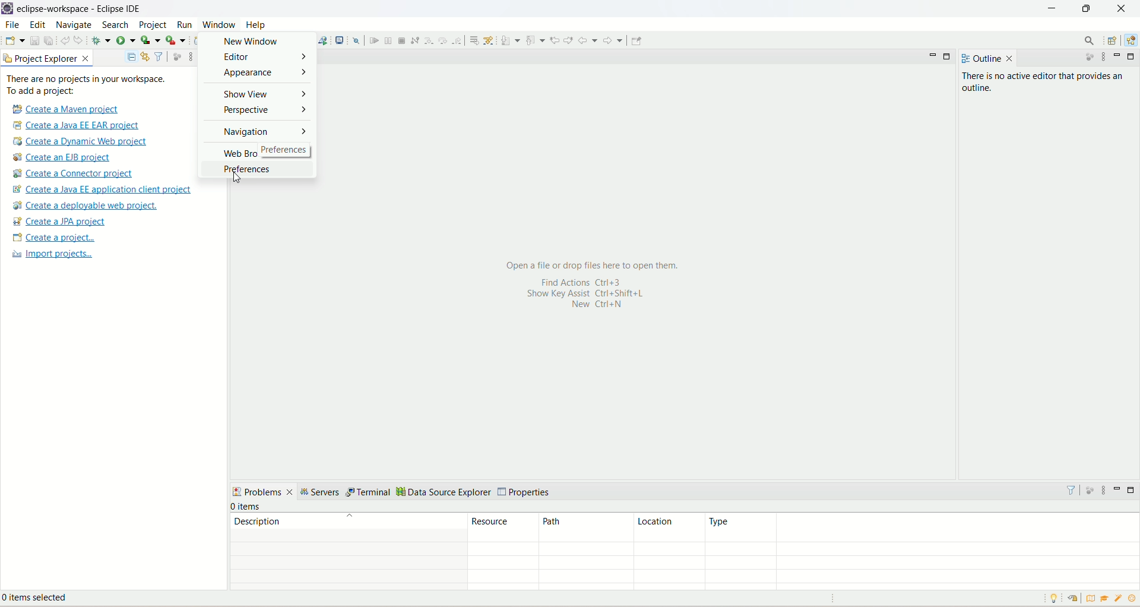 The image size is (1140, 607). What do you see at coordinates (1089, 597) in the screenshot?
I see `overview` at bounding box center [1089, 597].